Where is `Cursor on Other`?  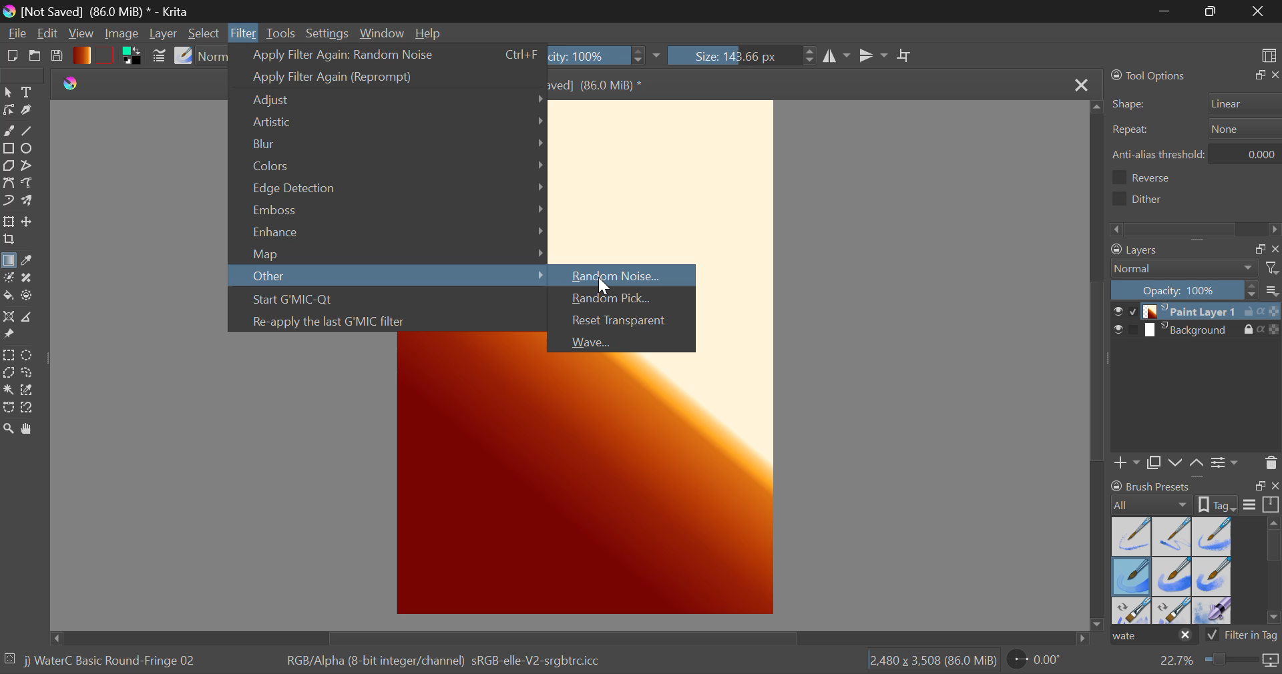
Cursor on Other is located at coordinates (390, 278).